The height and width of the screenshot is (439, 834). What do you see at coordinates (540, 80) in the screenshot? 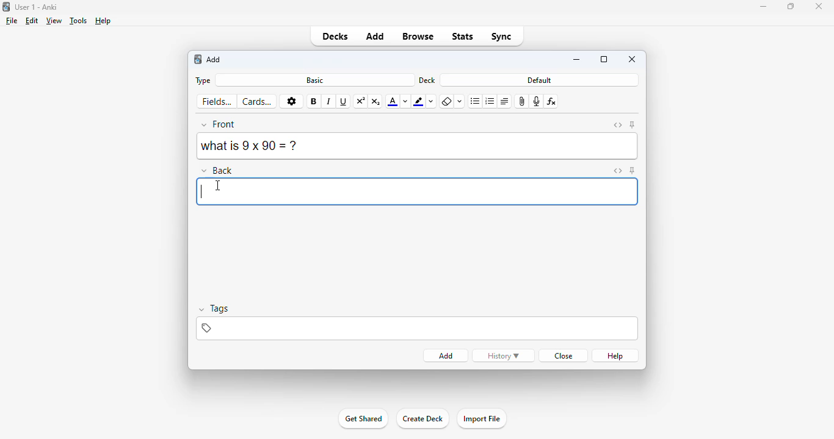
I see `default` at bounding box center [540, 80].